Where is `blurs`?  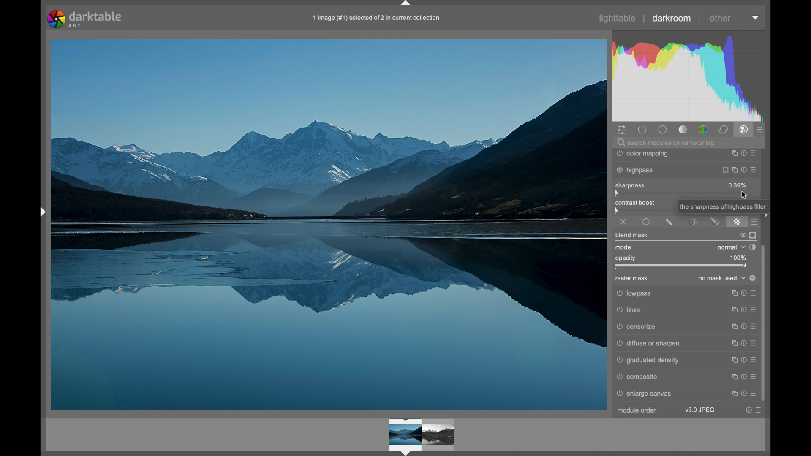
blurs is located at coordinates (684, 311).